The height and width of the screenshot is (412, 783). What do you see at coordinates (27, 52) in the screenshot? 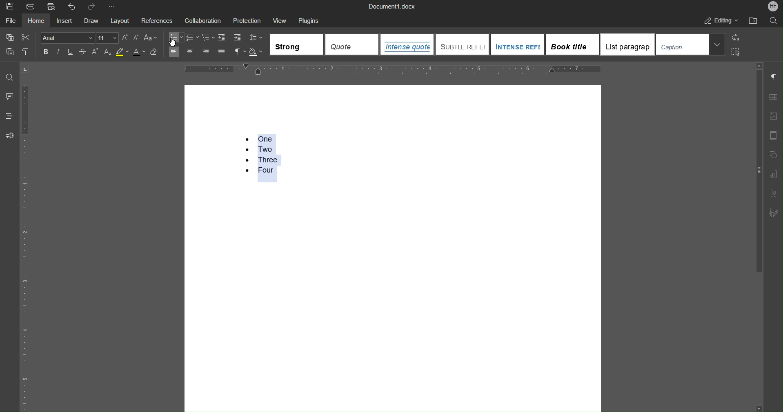
I see `Copy Style` at bounding box center [27, 52].